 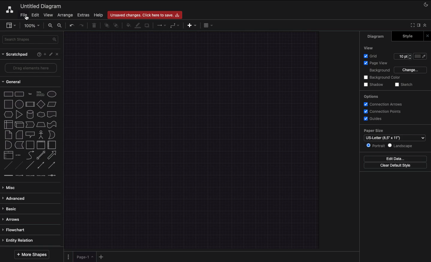 What do you see at coordinates (23, 15) in the screenshot?
I see `File` at bounding box center [23, 15].